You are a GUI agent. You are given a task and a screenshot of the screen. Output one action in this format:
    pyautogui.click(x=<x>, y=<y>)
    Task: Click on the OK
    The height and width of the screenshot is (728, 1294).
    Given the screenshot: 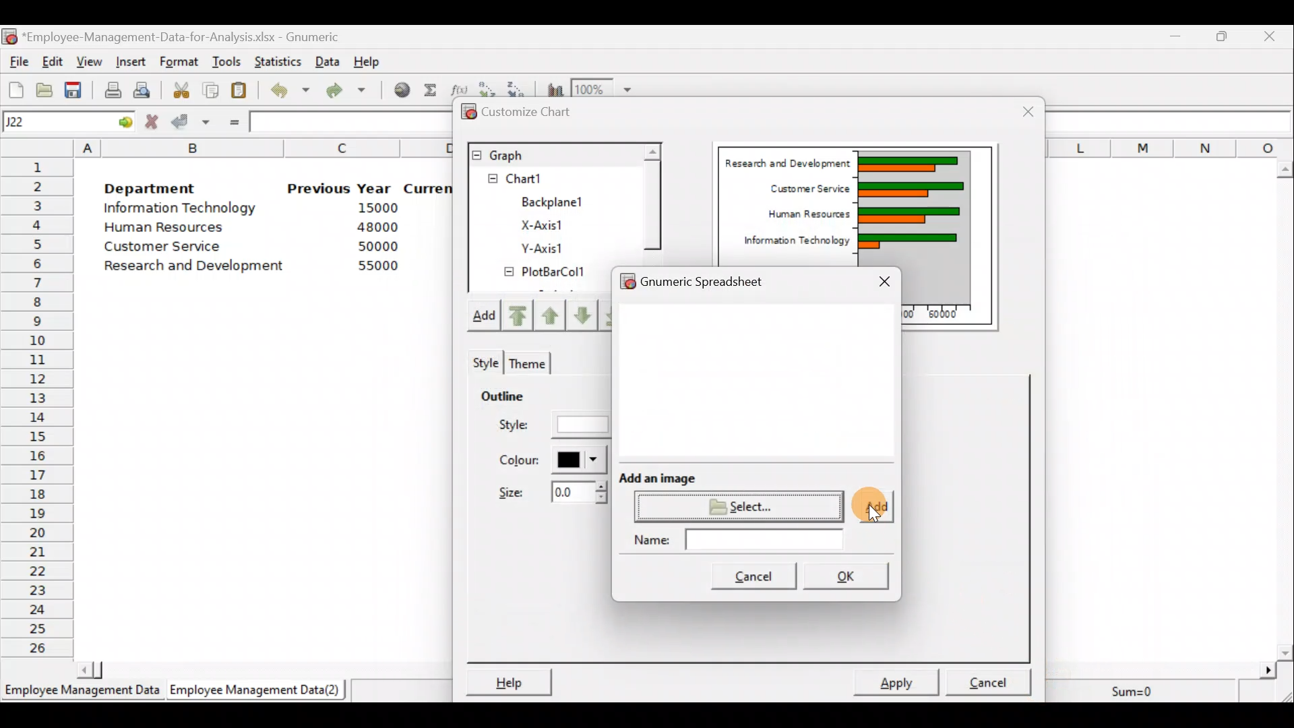 What is the action you would take?
    pyautogui.click(x=846, y=572)
    